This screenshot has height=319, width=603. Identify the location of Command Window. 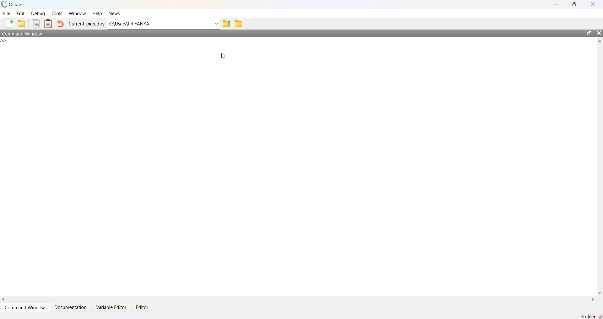
(24, 34).